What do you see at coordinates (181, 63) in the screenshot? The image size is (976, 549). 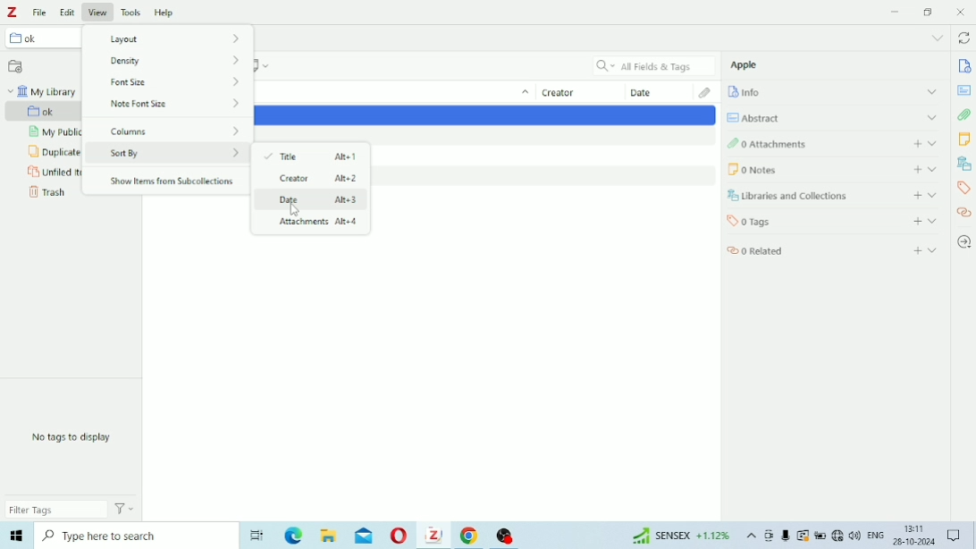 I see `Font size` at bounding box center [181, 63].